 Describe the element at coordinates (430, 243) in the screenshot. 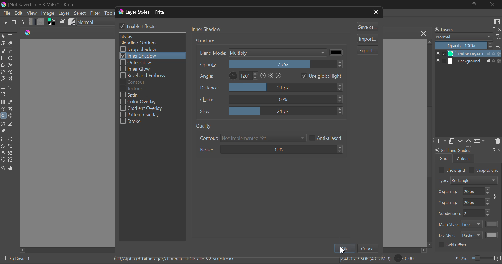

I see `move down` at that location.